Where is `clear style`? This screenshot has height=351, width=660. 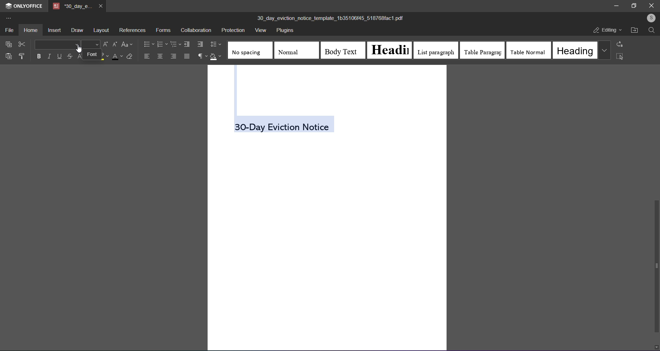
clear style is located at coordinates (130, 56).